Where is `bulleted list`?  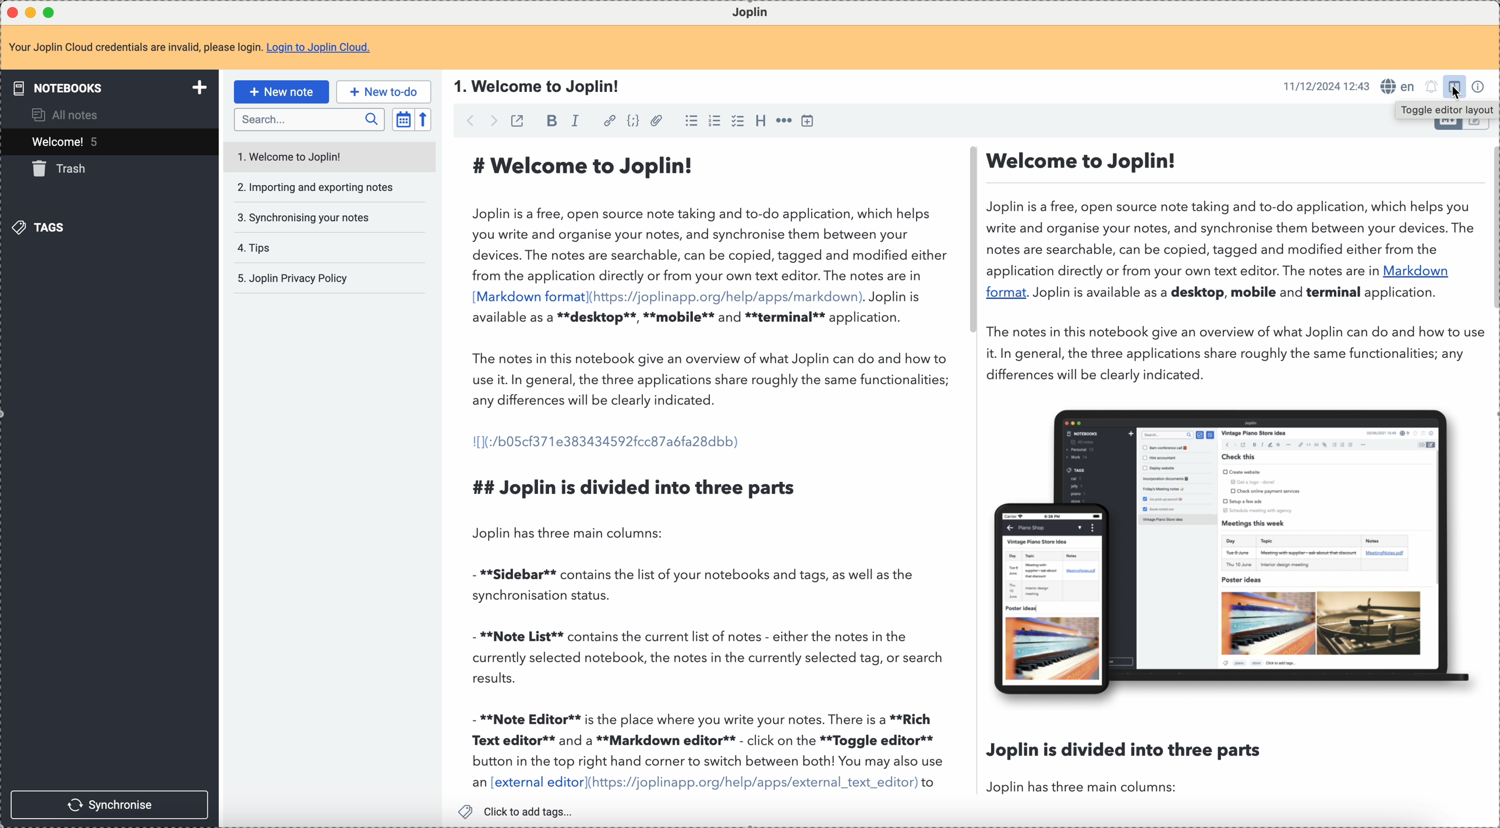 bulleted list is located at coordinates (690, 119).